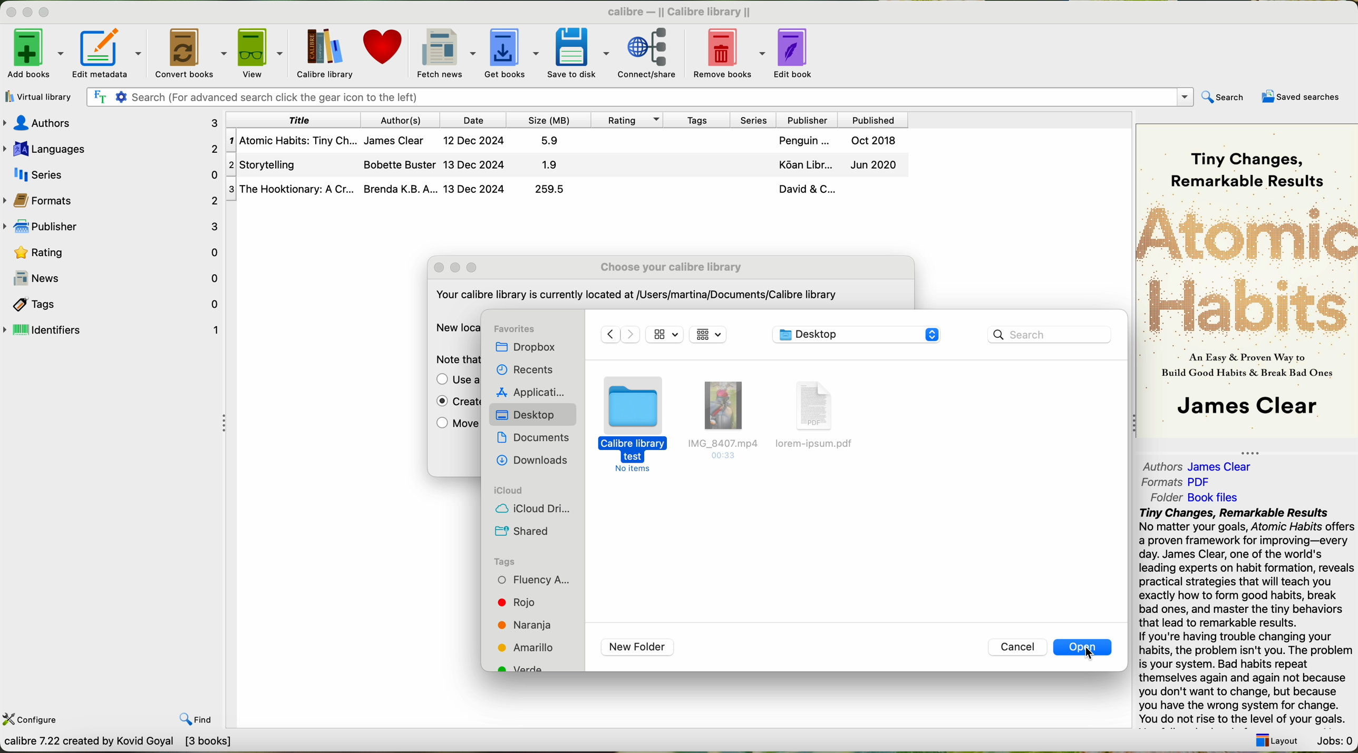  I want to click on ‘Your calibre library Is currently located at /Users/martina/Documents/Calibre library, so click(635, 297).